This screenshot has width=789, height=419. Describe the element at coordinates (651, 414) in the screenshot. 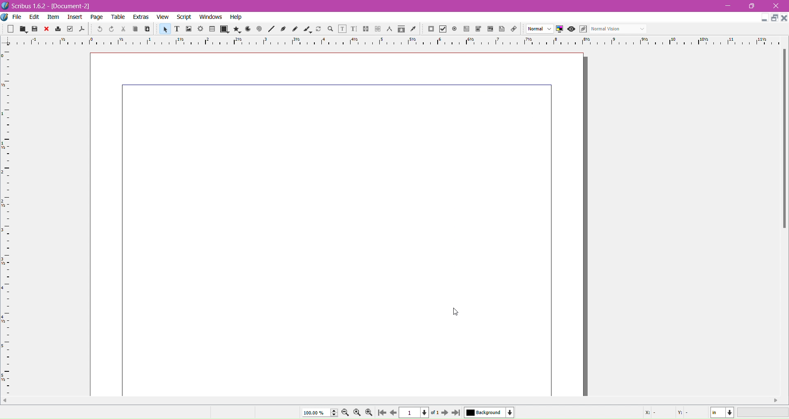

I see `X` at that location.